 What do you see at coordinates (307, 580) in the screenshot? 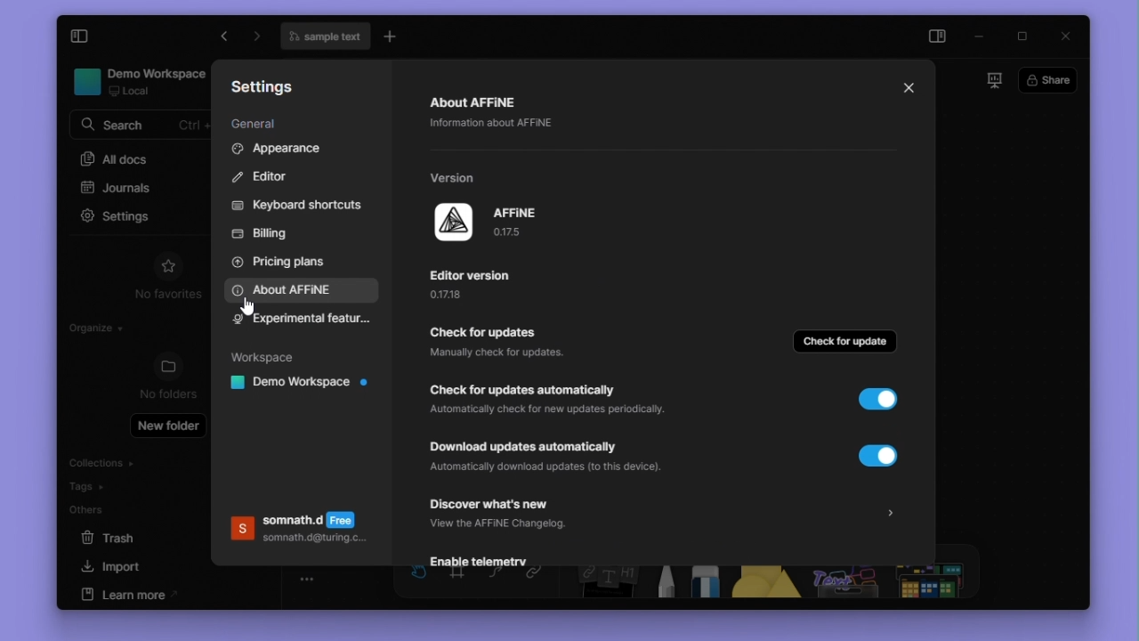
I see `toogle zoom bar` at bounding box center [307, 580].